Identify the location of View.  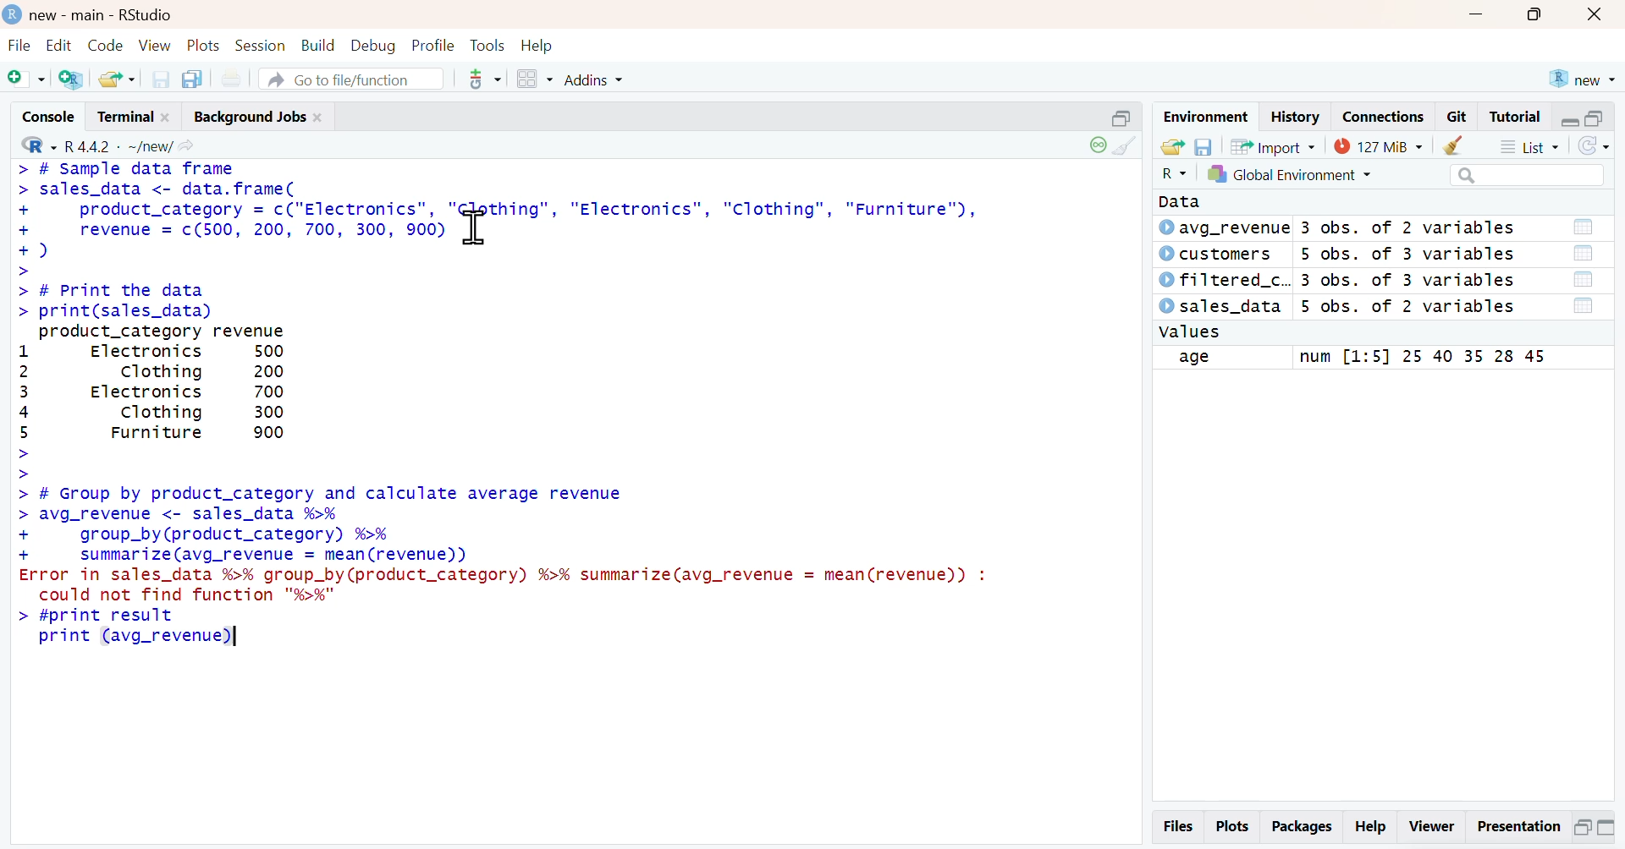
(156, 47).